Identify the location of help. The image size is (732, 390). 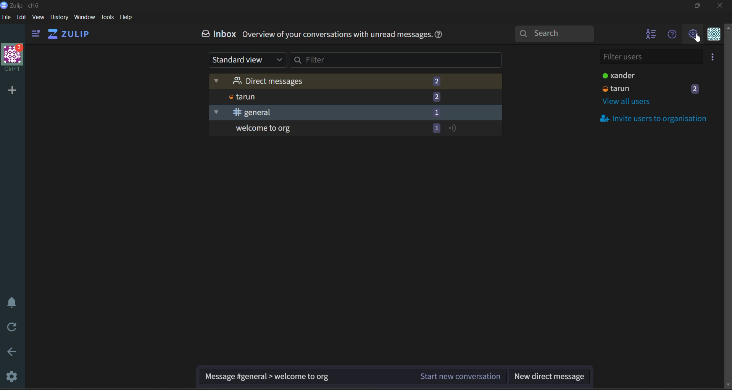
(127, 17).